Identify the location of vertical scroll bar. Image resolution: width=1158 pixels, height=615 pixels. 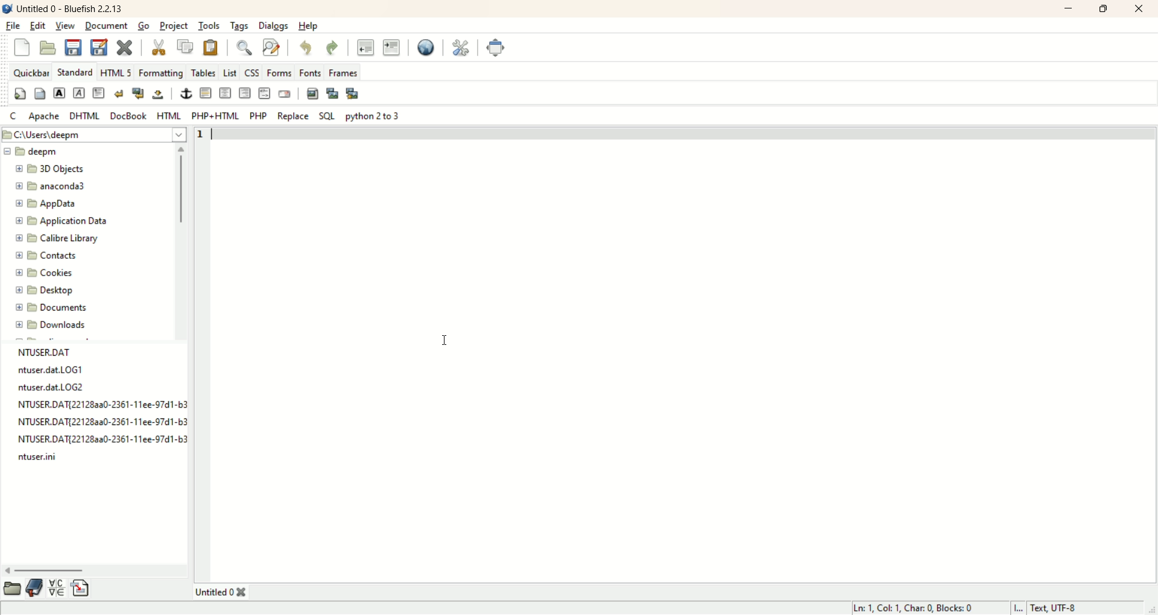
(180, 237).